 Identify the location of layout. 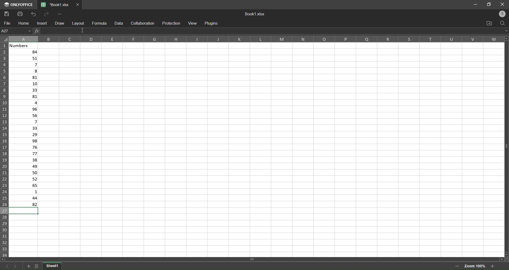
(78, 23).